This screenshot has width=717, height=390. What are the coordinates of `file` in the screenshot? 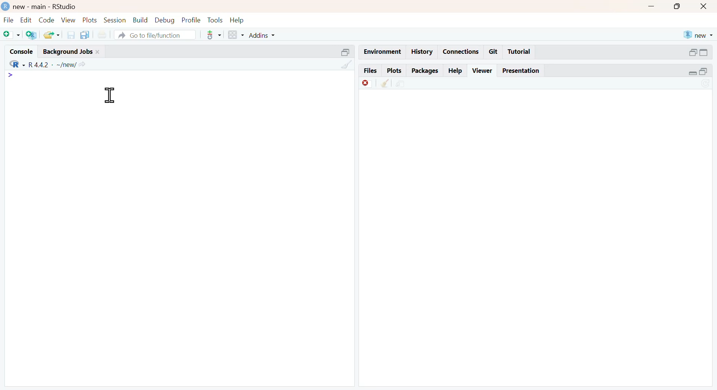 It's located at (9, 20).